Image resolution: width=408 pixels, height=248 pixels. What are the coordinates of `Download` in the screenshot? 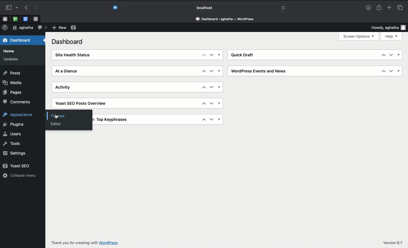 It's located at (367, 8).